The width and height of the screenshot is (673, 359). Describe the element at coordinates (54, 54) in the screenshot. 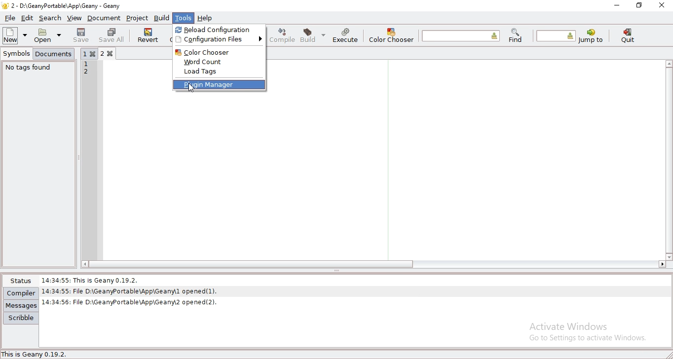

I see `documents` at that location.